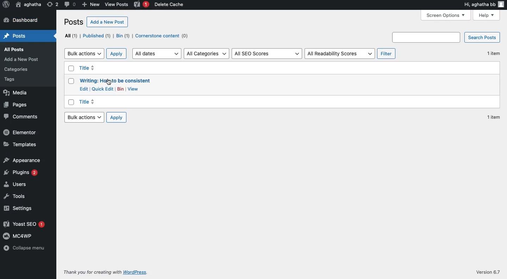  What do you see at coordinates (206, 54) in the screenshot?
I see `All Categories` at bounding box center [206, 54].